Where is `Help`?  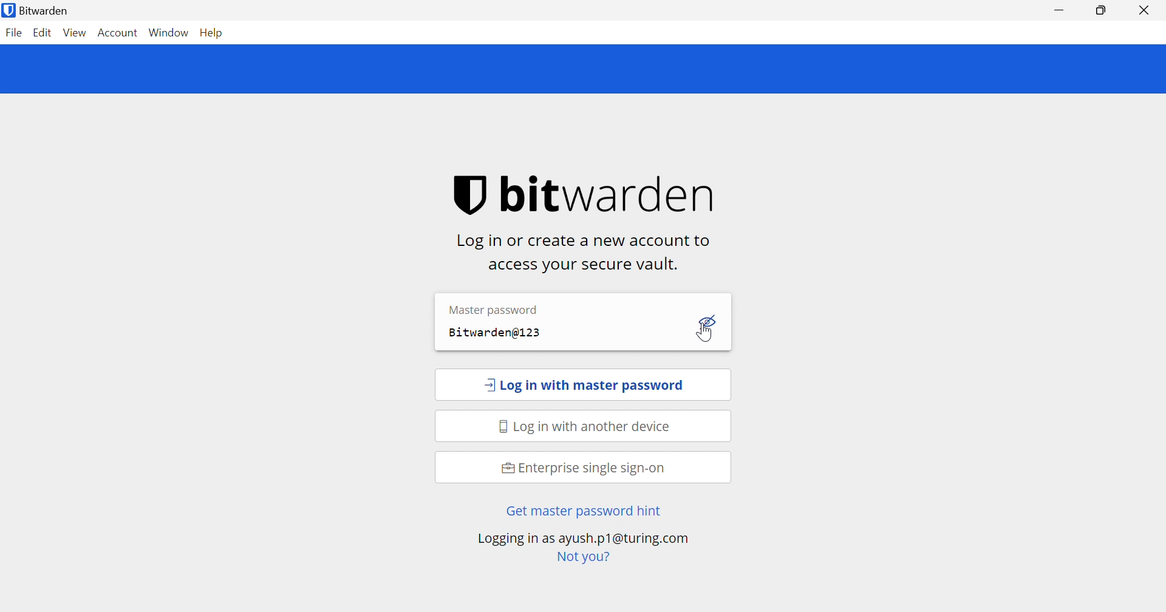 Help is located at coordinates (213, 32).